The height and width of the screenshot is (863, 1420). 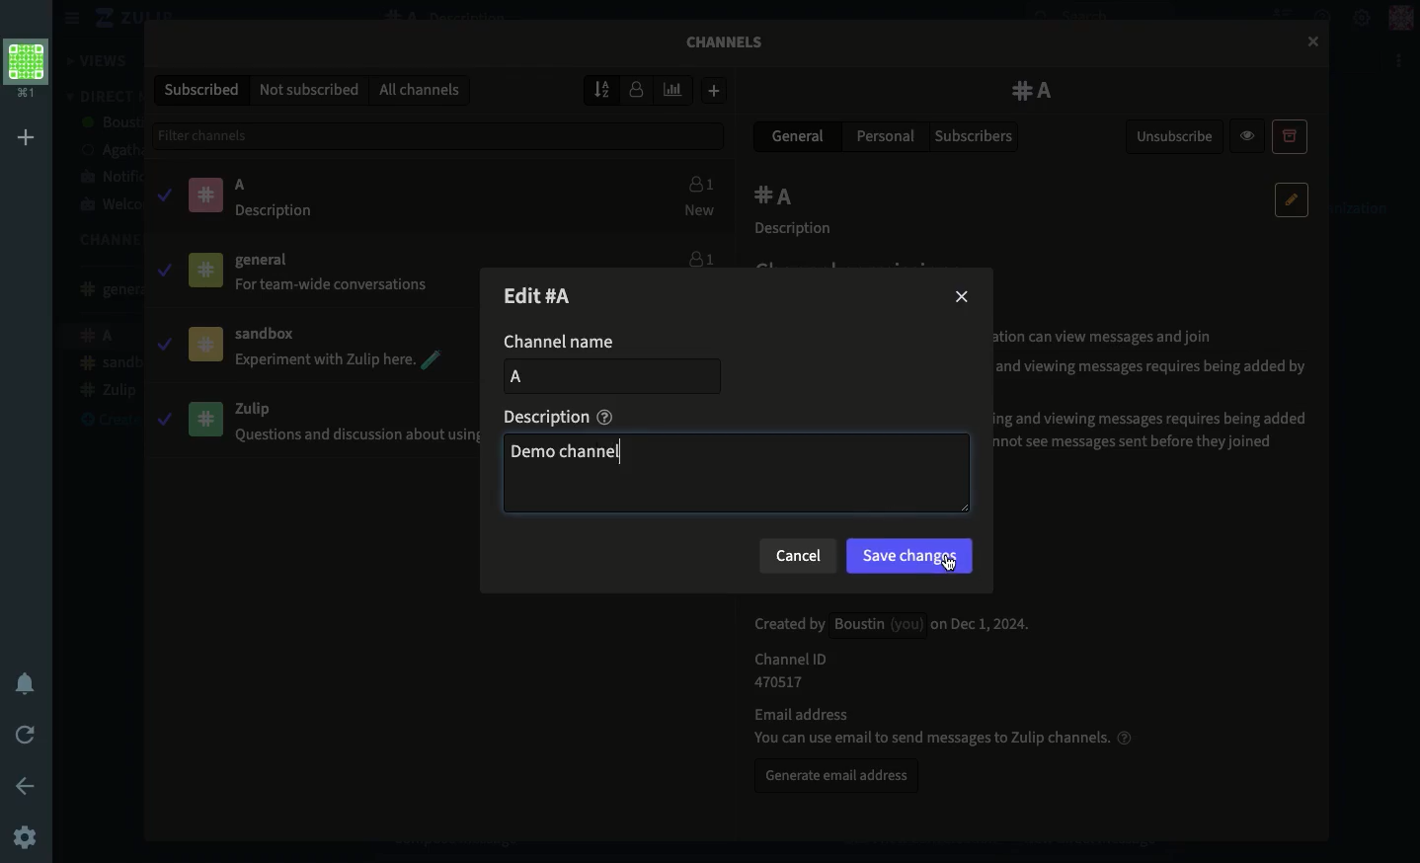 What do you see at coordinates (214, 267) in the screenshot?
I see `Pinned` at bounding box center [214, 267].